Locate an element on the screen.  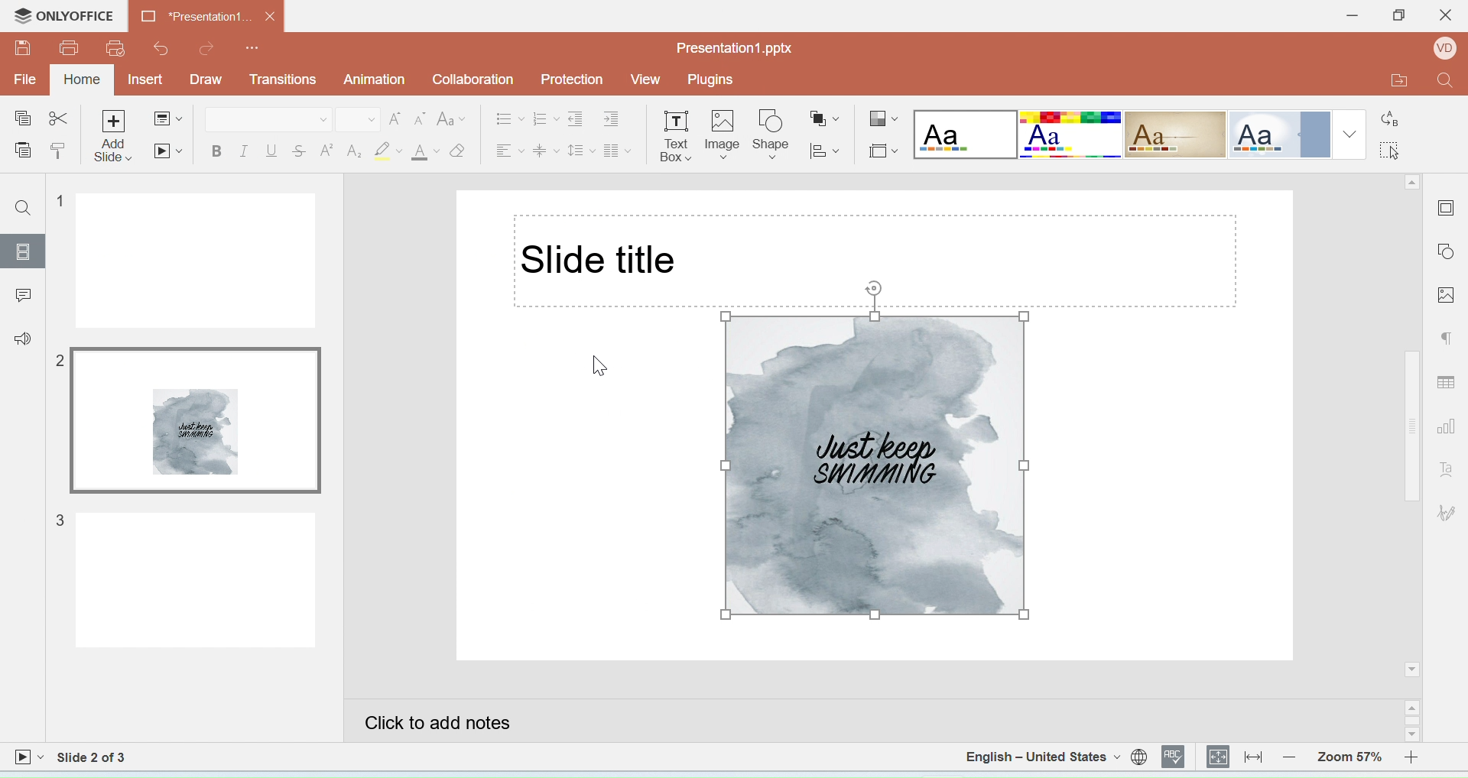
Font is located at coordinates (268, 119).